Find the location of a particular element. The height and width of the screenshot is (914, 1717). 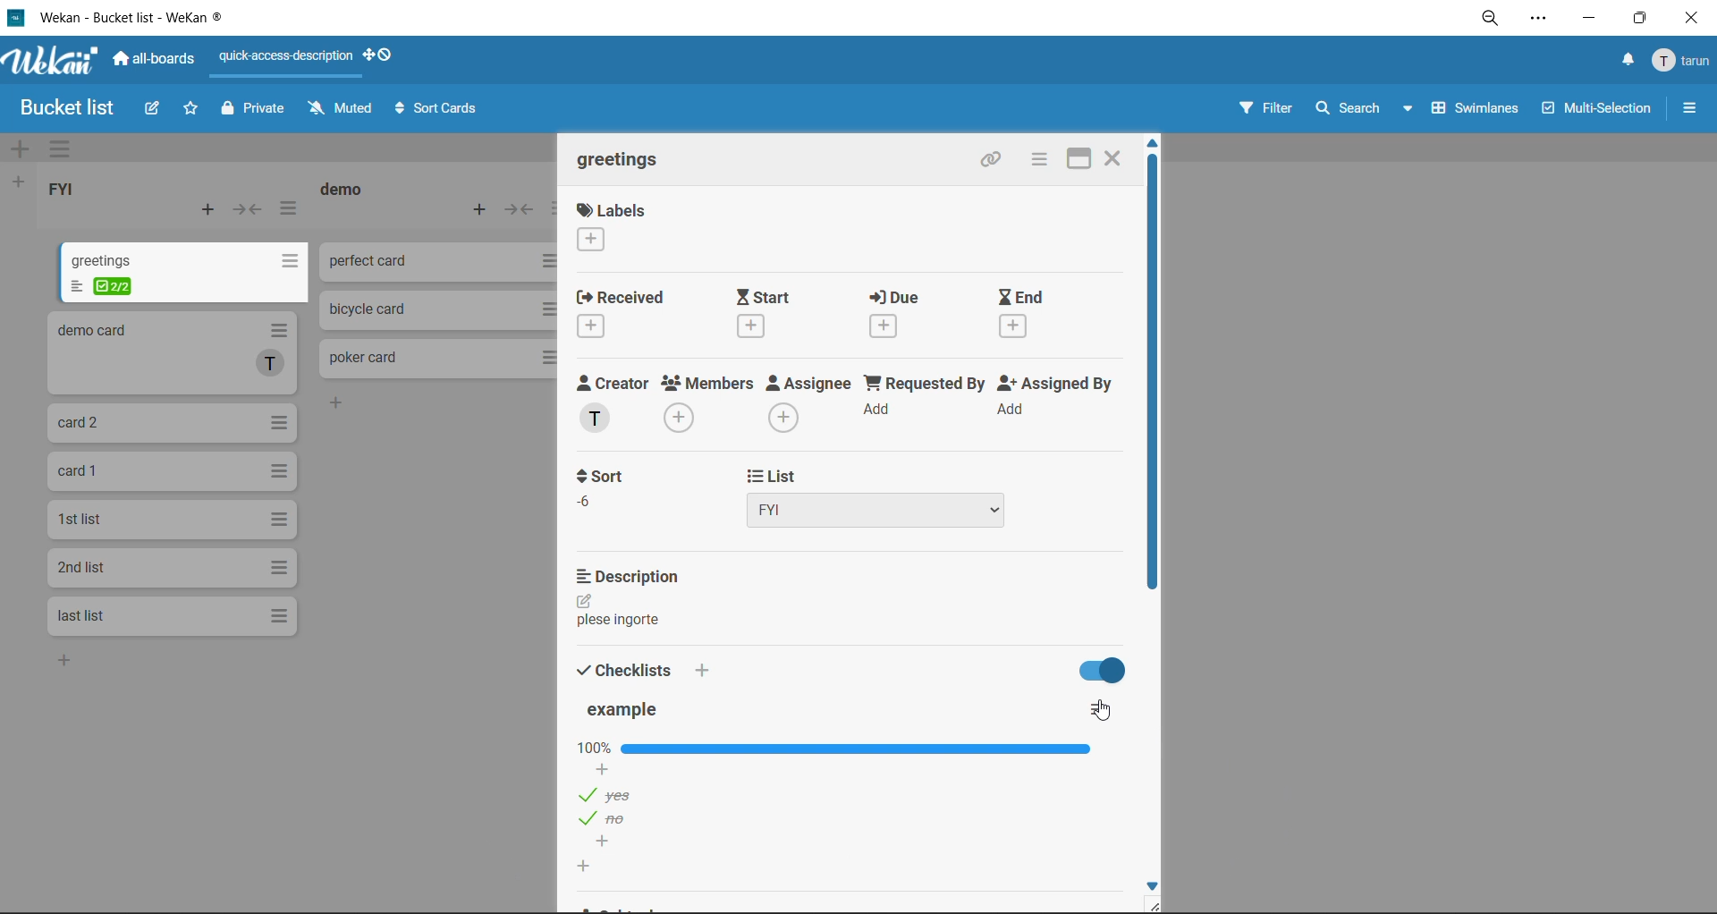

start is located at coordinates (765, 317).